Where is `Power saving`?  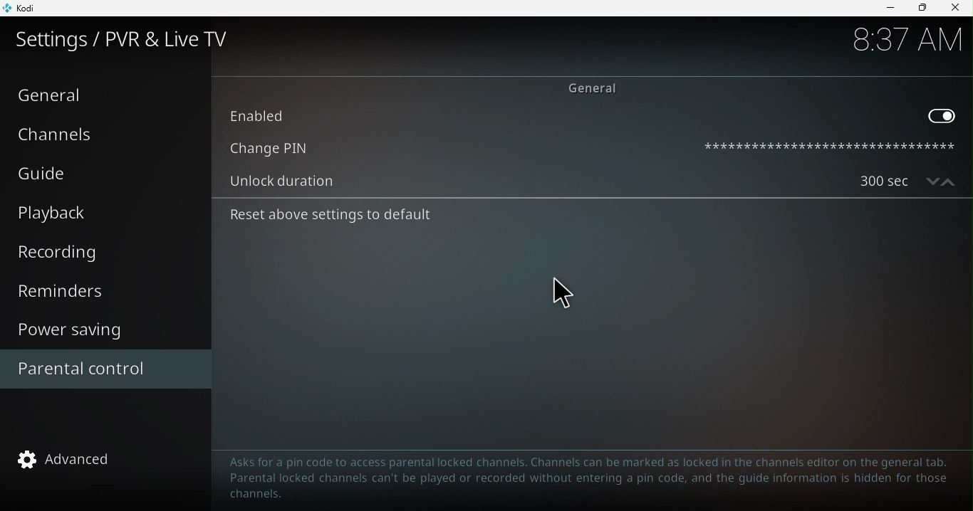
Power saving is located at coordinates (106, 330).